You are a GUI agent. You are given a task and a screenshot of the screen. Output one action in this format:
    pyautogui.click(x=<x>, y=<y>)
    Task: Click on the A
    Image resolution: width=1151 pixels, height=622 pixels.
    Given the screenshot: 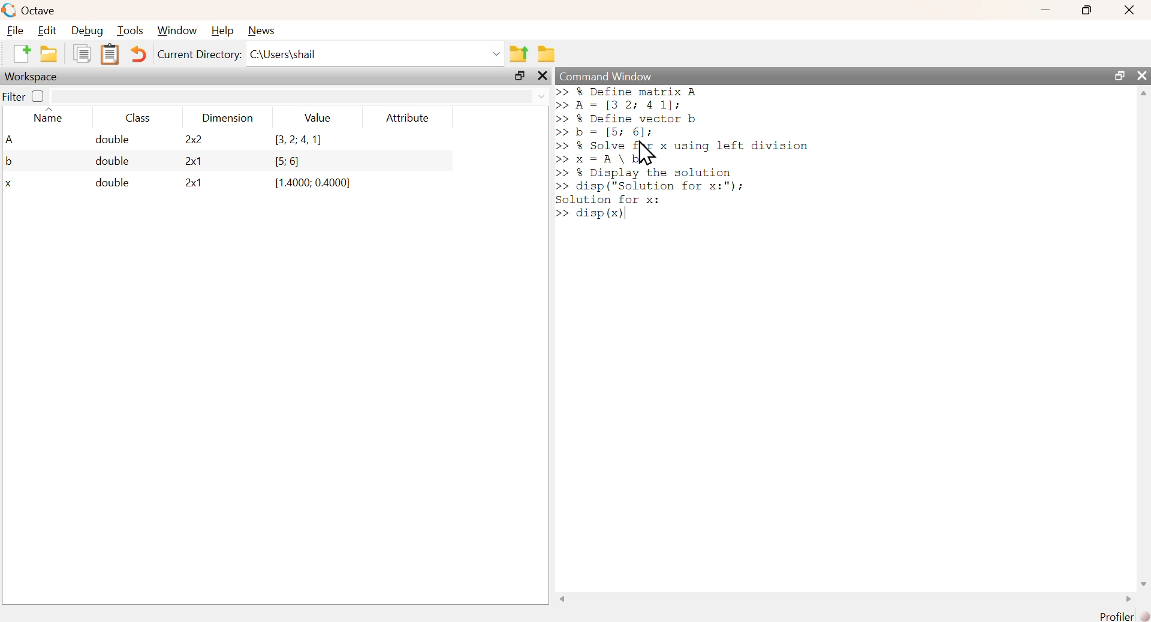 What is the action you would take?
    pyautogui.click(x=11, y=140)
    